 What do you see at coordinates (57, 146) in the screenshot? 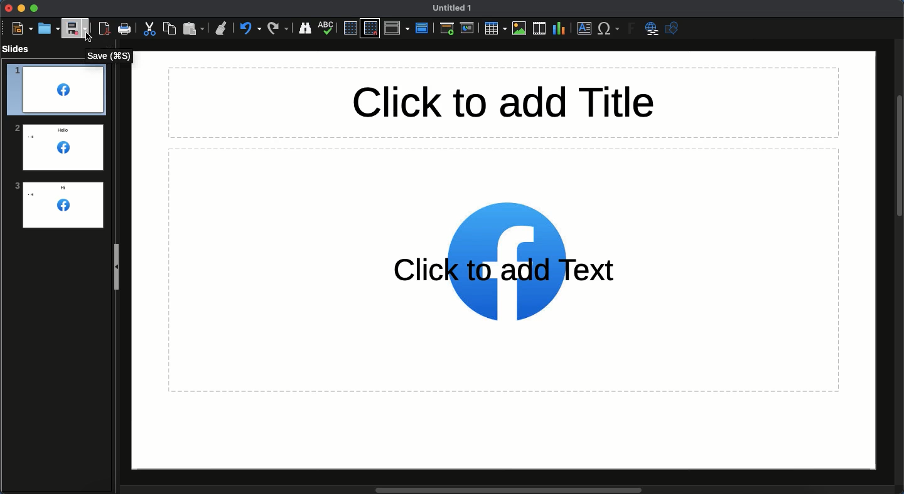
I see `Logo added to all slides` at bounding box center [57, 146].